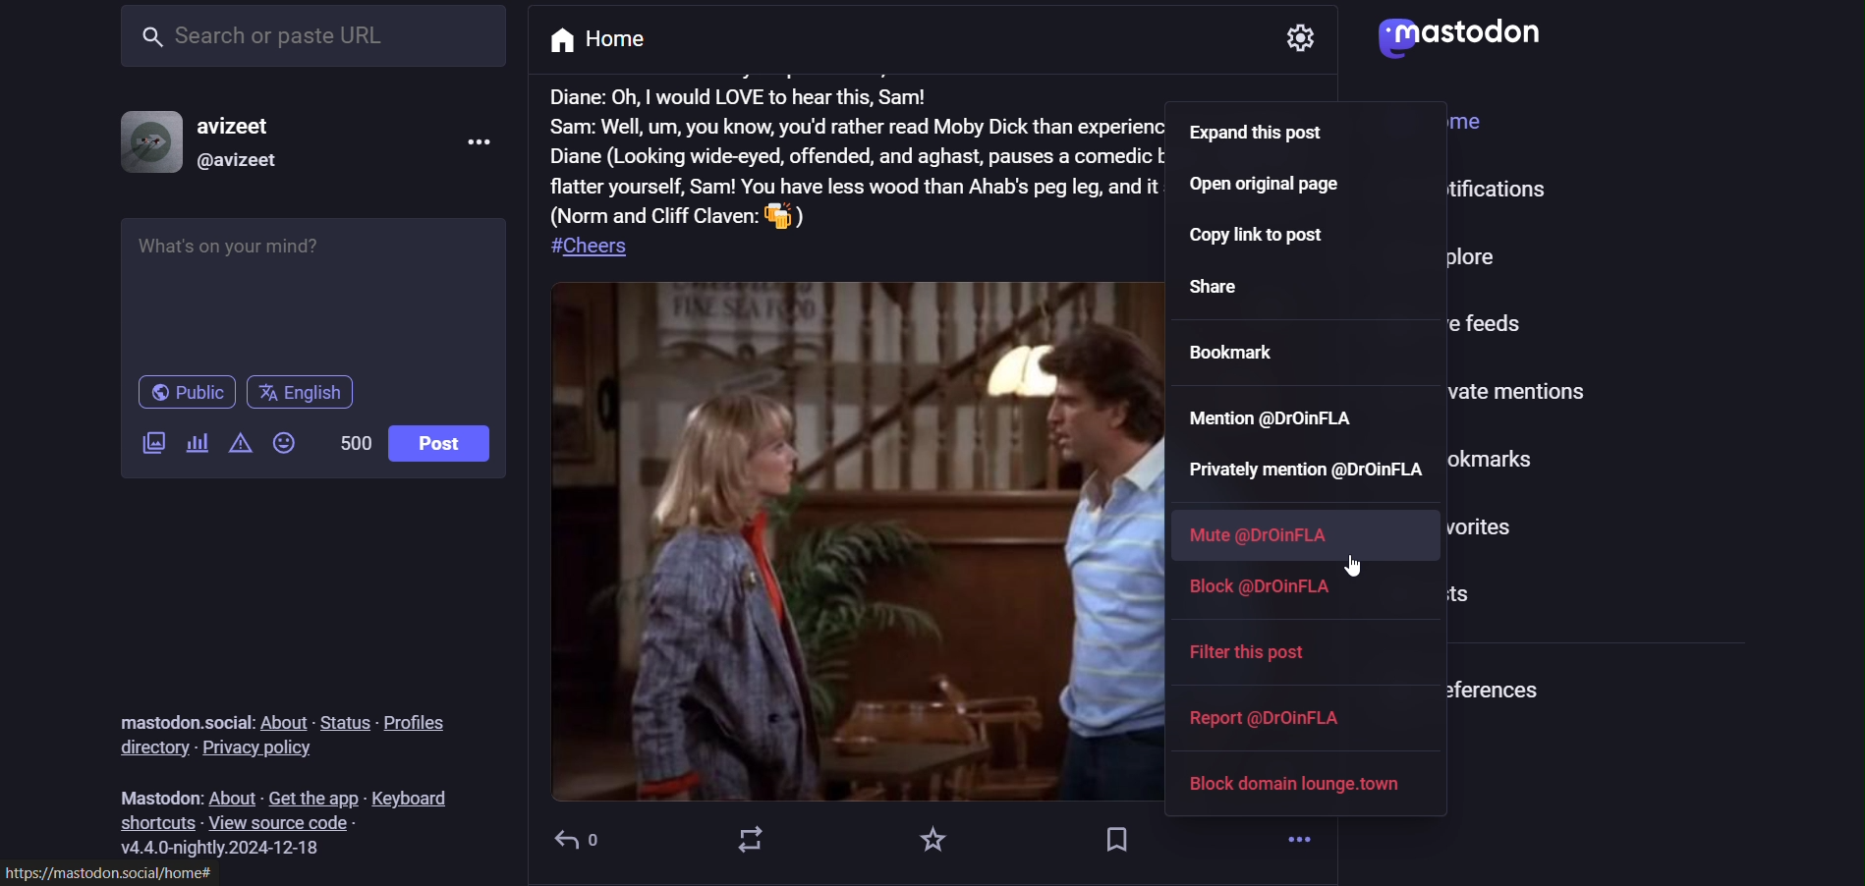 Image resolution: width=1865 pixels, height=886 pixels. What do you see at coordinates (197, 444) in the screenshot?
I see `add a poll` at bounding box center [197, 444].